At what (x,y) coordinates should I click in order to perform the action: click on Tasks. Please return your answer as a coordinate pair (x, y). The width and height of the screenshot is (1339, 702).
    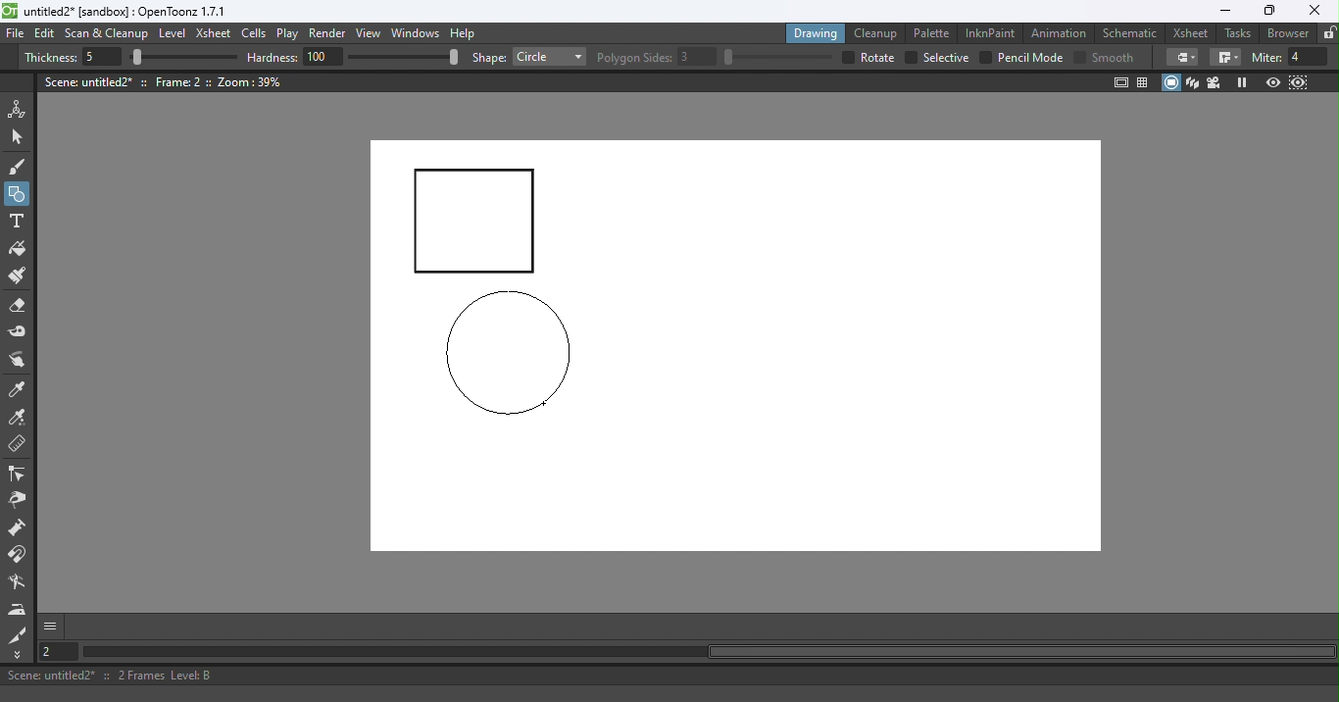
    Looking at the image, I should click on (1239, 33).